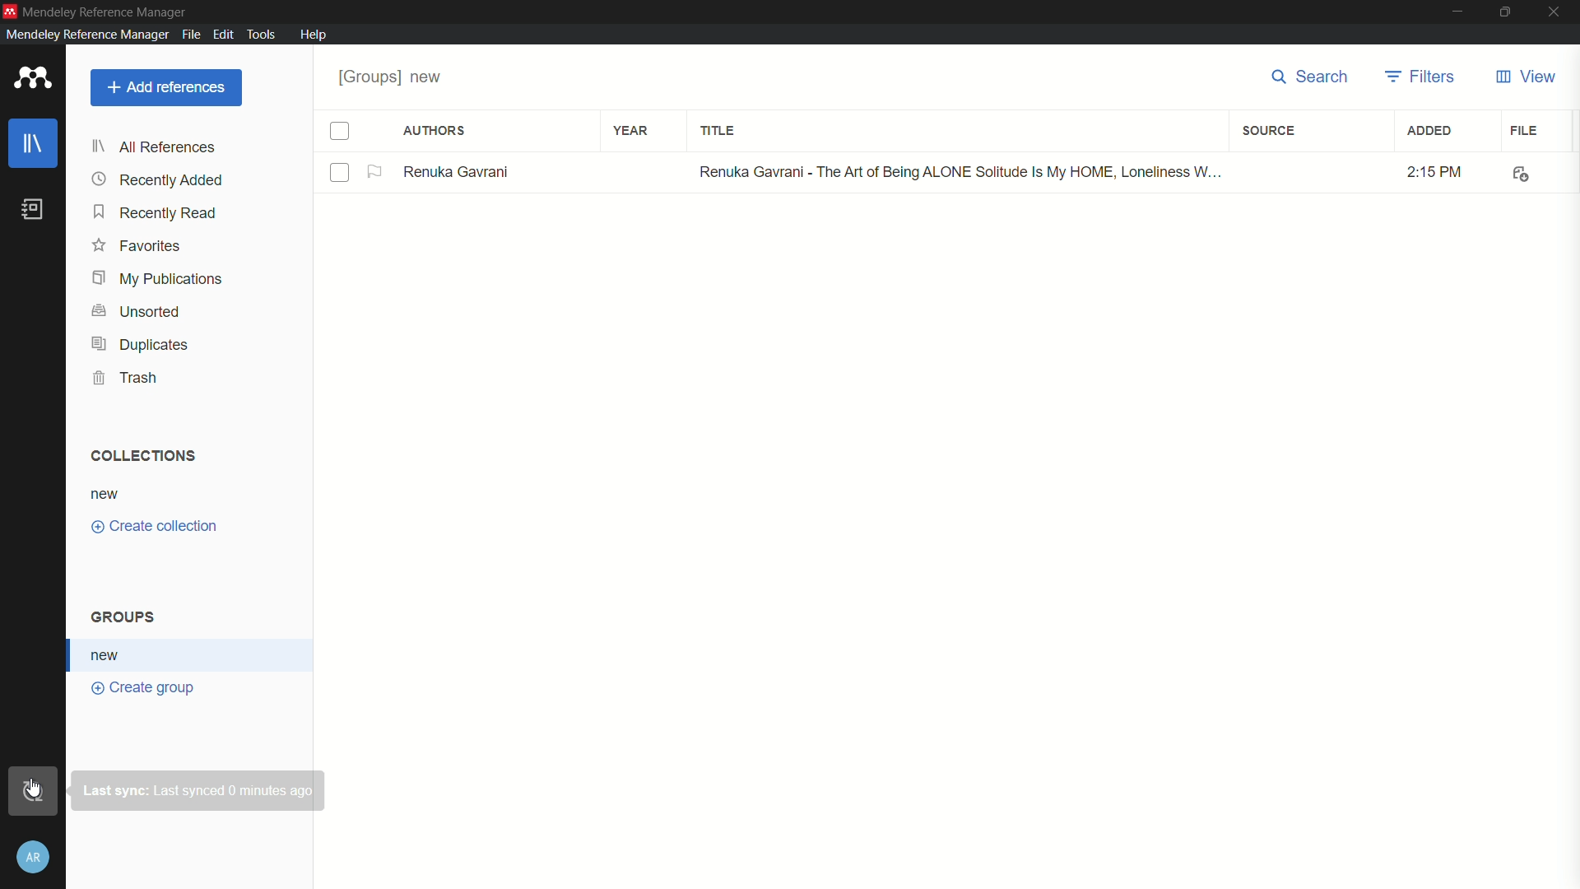 This screenshot has height=889, width=1580. What do you see at coordinates (114, 496) in the screenshot?
I see `new` at bounding box center [114, 496].